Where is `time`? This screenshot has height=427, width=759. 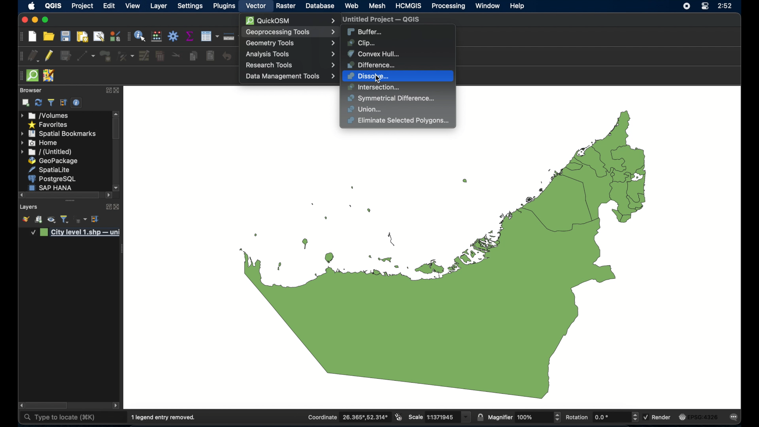 time is located at coordinates (725, 6).